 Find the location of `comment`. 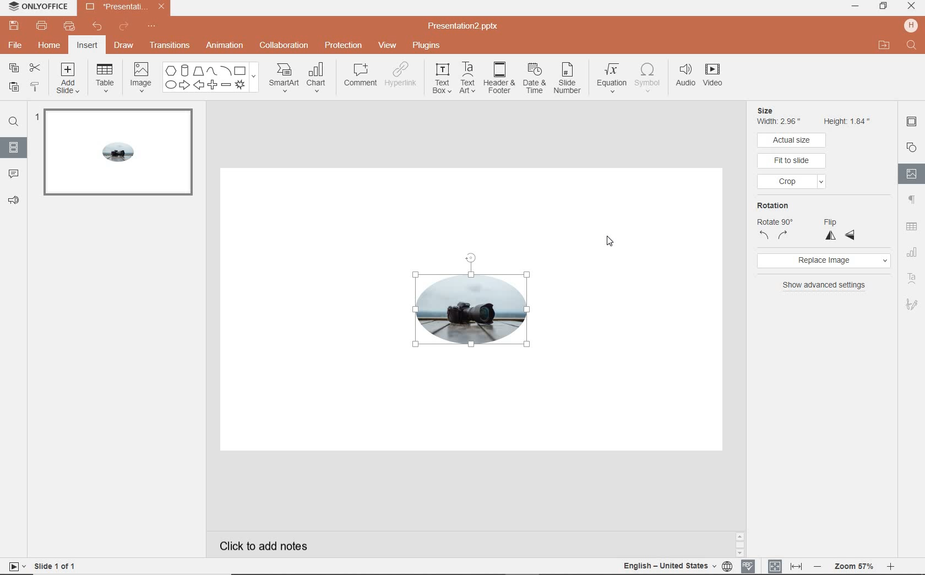

comment is located at coordinates (361, 77).